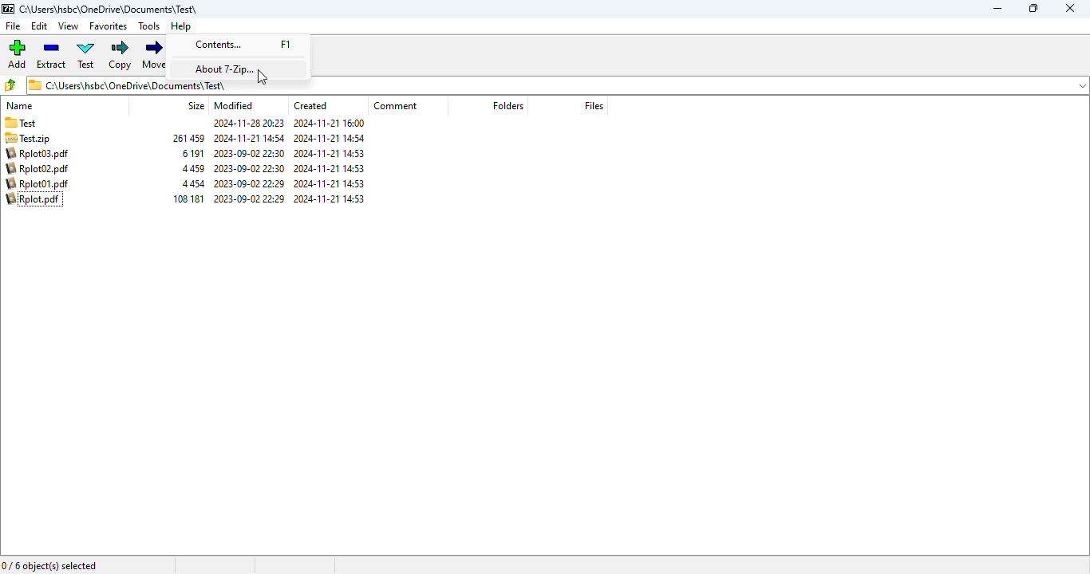  What do you see at coordinates (310, 105) in the screenshot?
I see `created` at bounding box center [310, 105].